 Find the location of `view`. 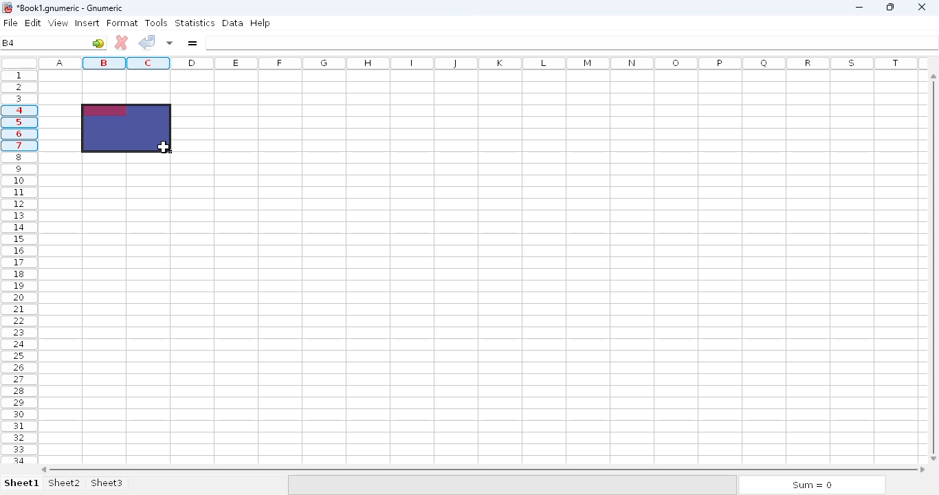

view is located at coordinates (58, 23).